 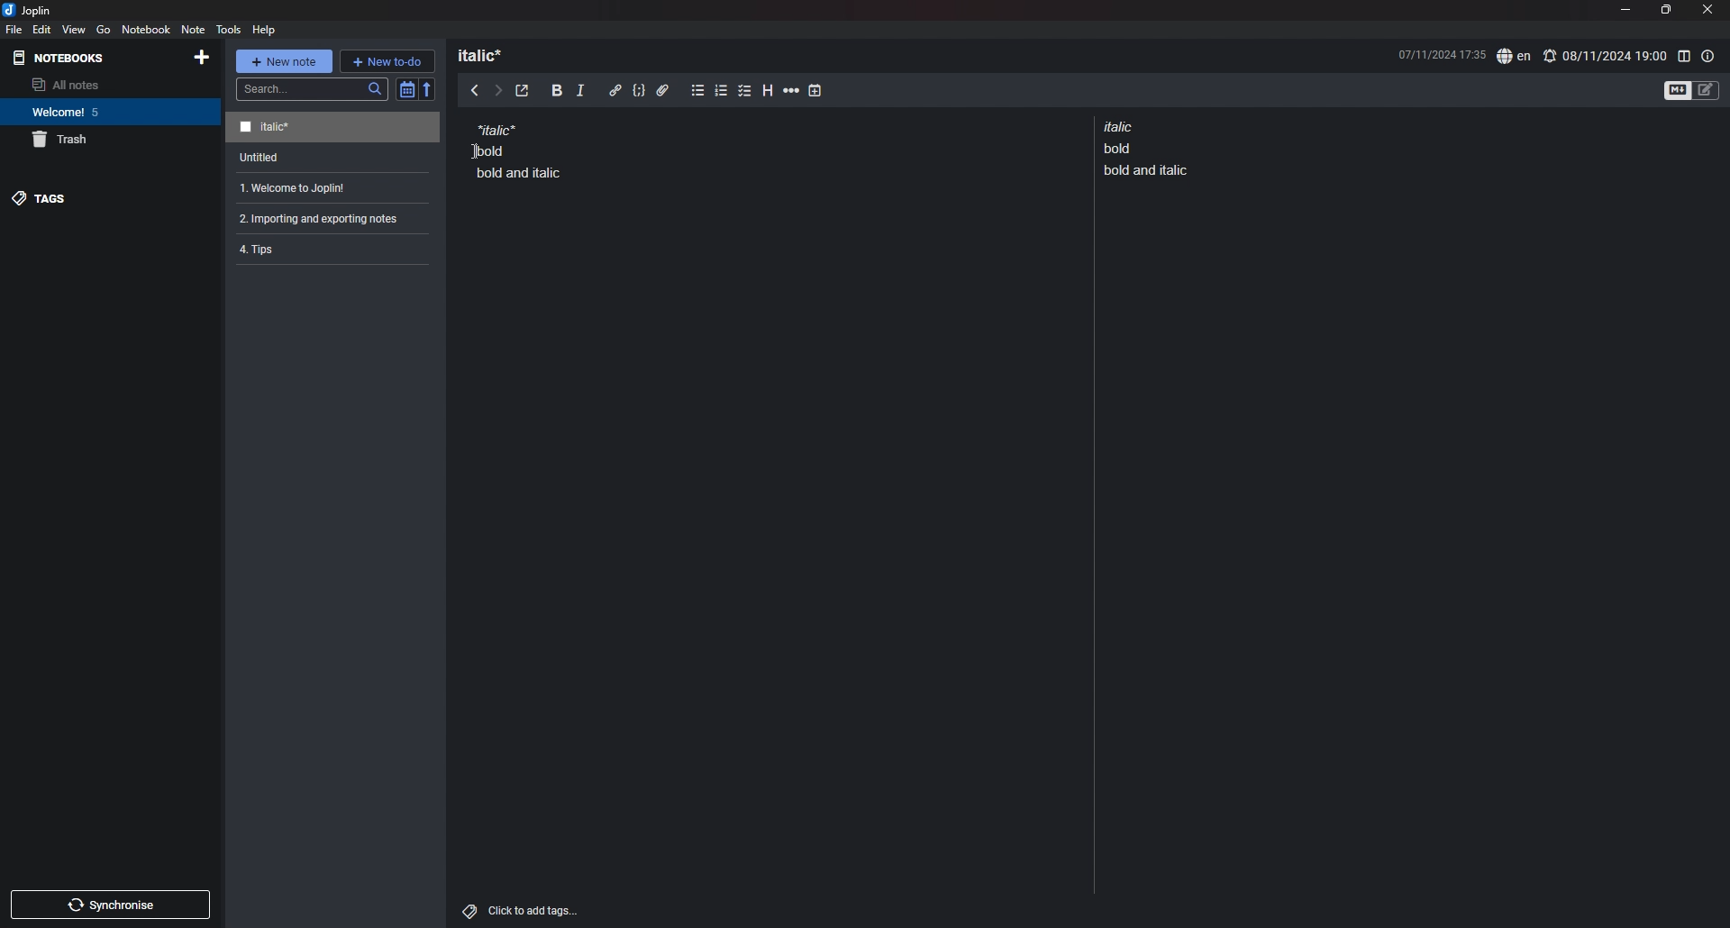 I want to click on Cursor, so click(x=475, y=149).